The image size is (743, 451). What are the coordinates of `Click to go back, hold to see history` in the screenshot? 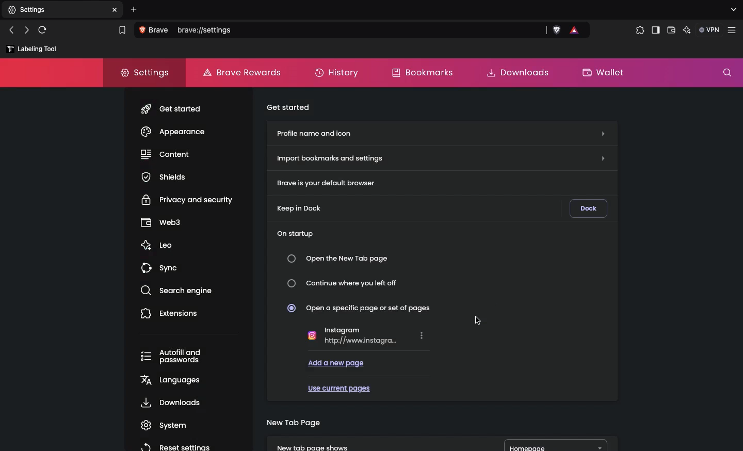 It's located at (11, 30).